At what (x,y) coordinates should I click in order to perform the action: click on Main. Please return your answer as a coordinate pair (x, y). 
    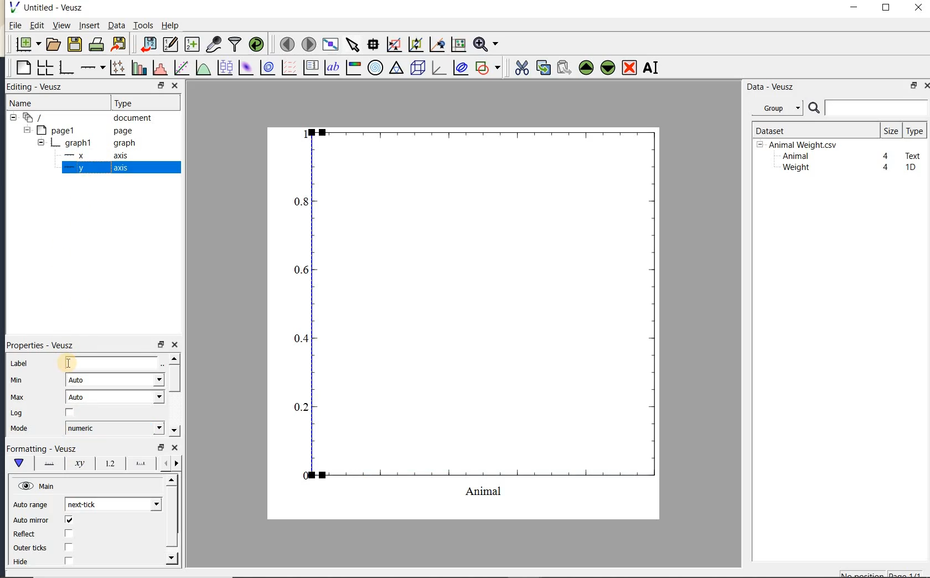
    Looking at the image, I should click on (38, 487).